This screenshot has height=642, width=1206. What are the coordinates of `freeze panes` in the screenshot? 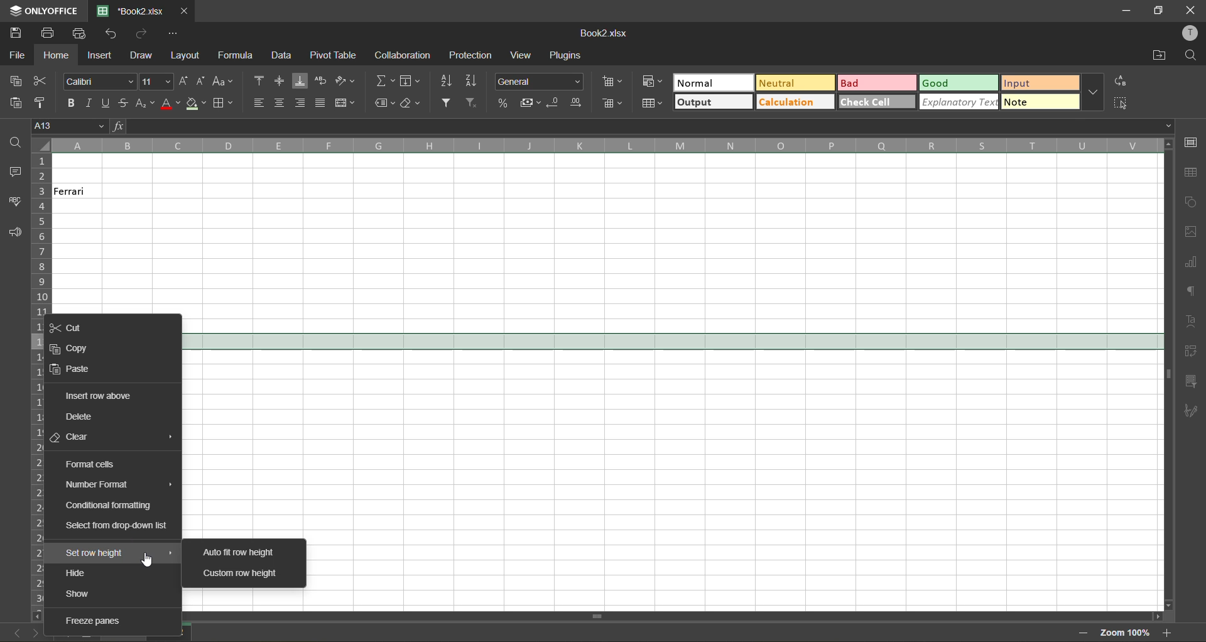 It's located at (94, 623).